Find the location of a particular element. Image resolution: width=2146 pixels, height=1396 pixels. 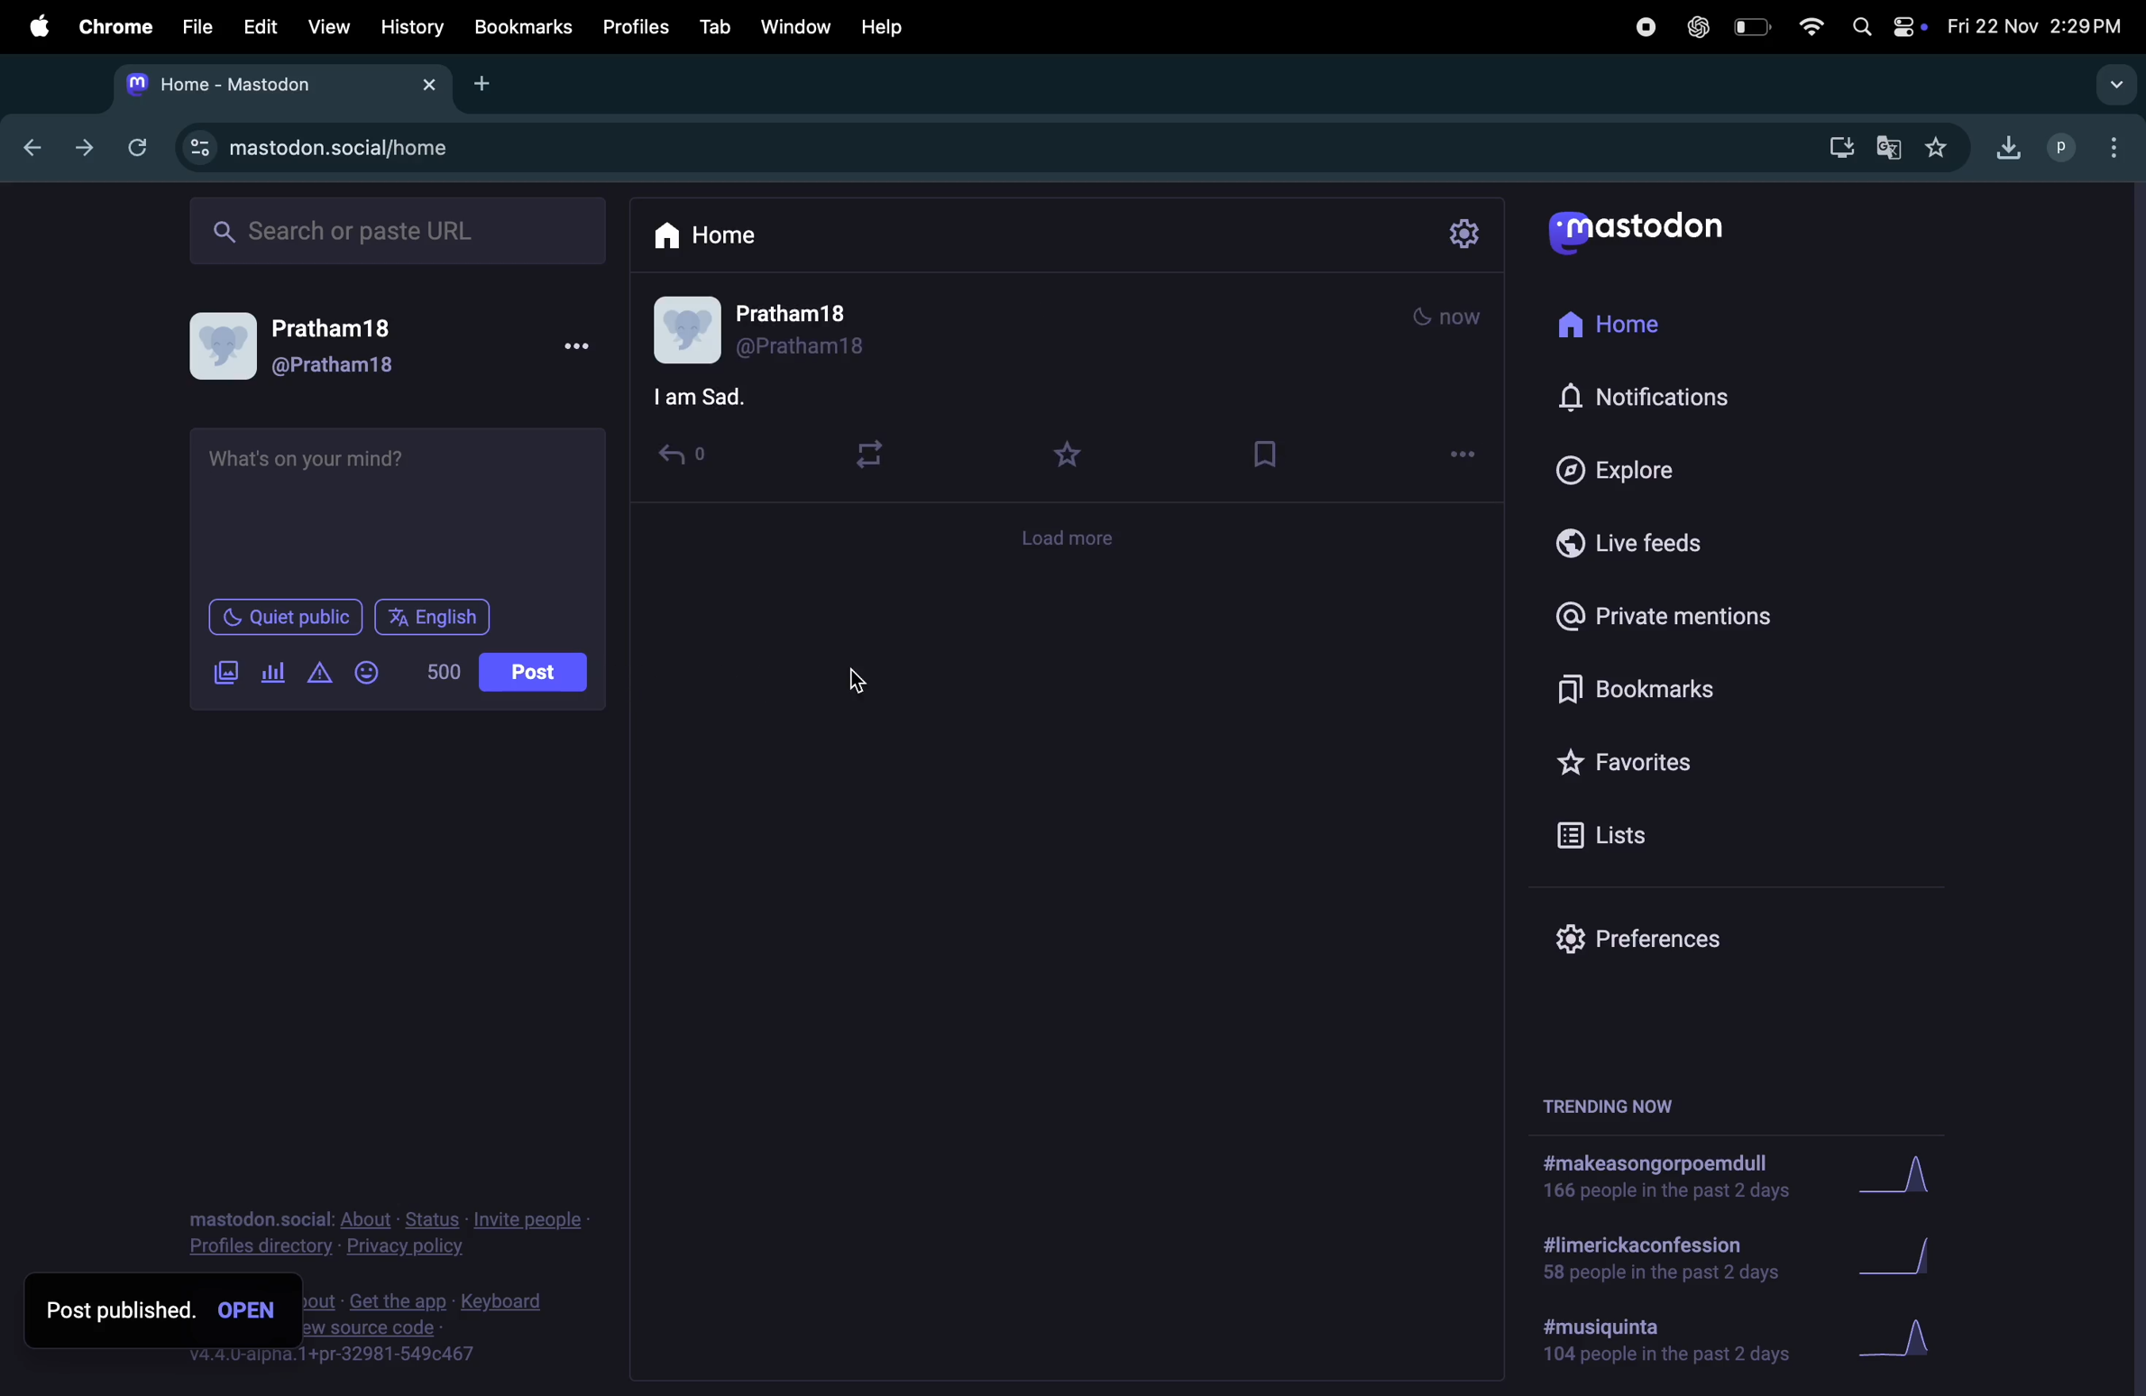

help is located at coordinates (887, 27).